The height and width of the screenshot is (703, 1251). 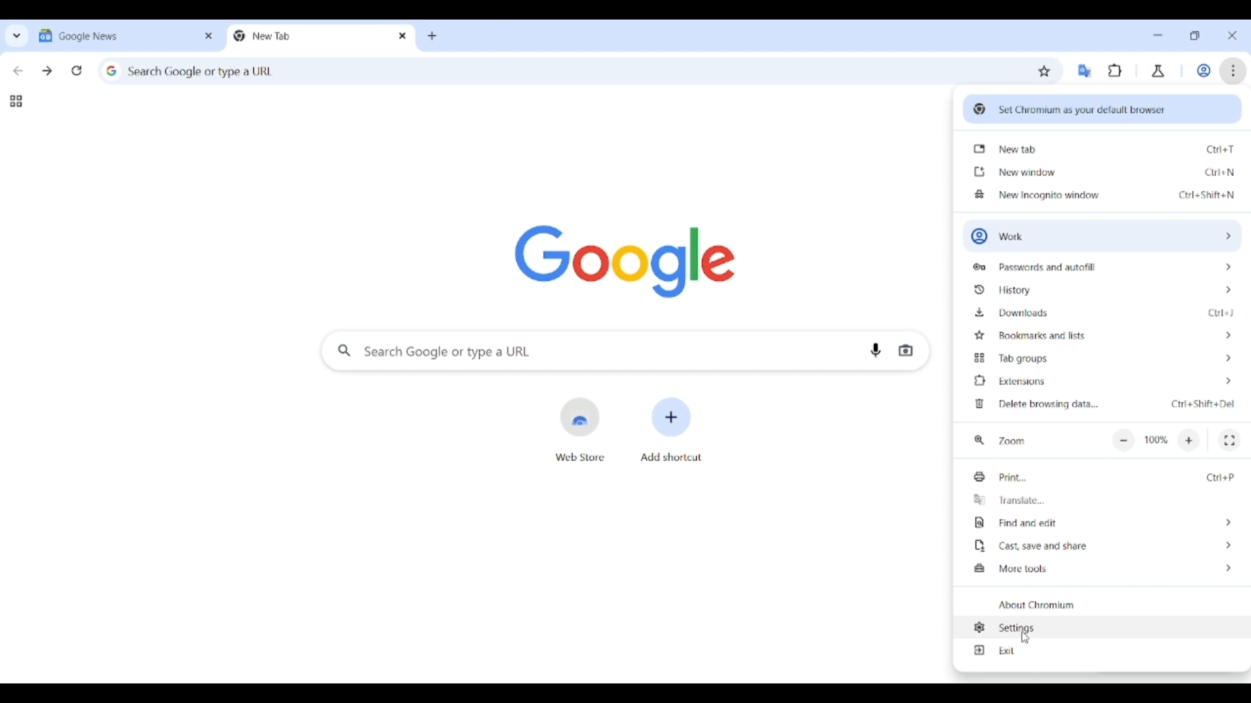 What do you see at coordinates (1194, 36) in the screenshot?
I see `Show interface in a smaller tab` at bounding box center [1194, 36].